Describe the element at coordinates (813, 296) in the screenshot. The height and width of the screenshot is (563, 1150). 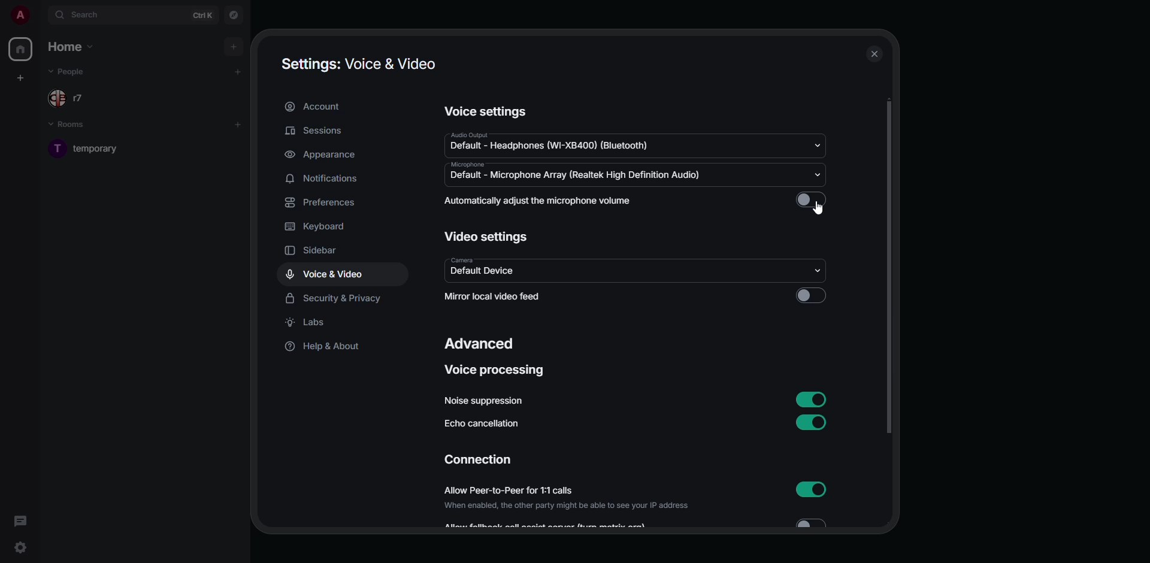
I see `click to enable` at that location.